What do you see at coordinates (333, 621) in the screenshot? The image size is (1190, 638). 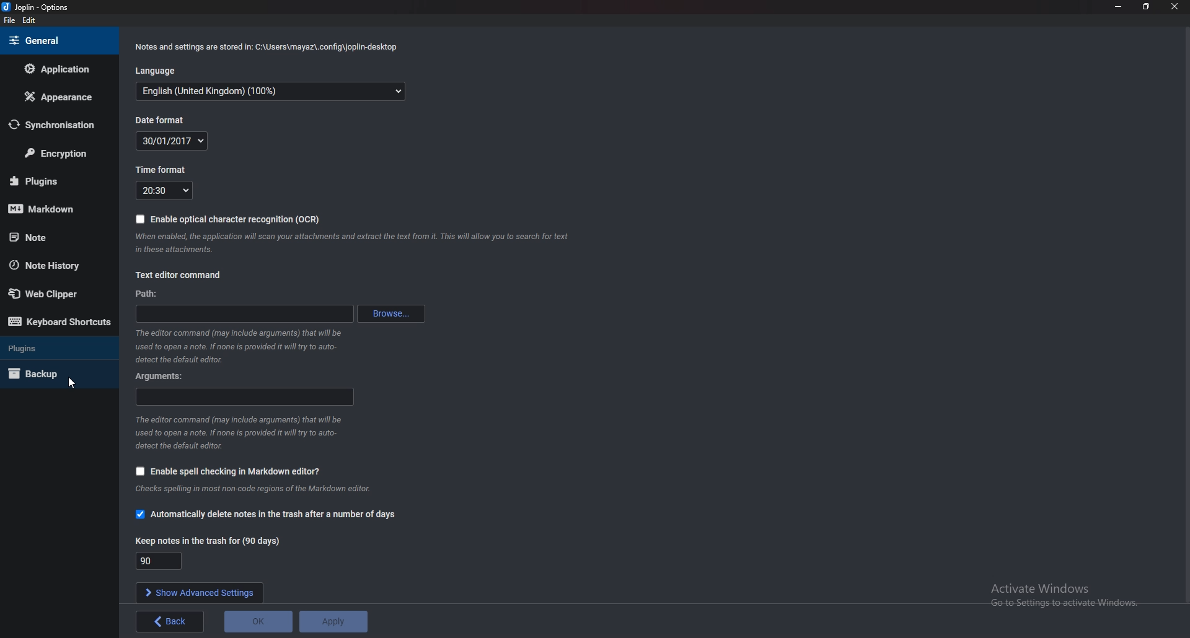 I see `Apply` at bounding box center [333, 621].